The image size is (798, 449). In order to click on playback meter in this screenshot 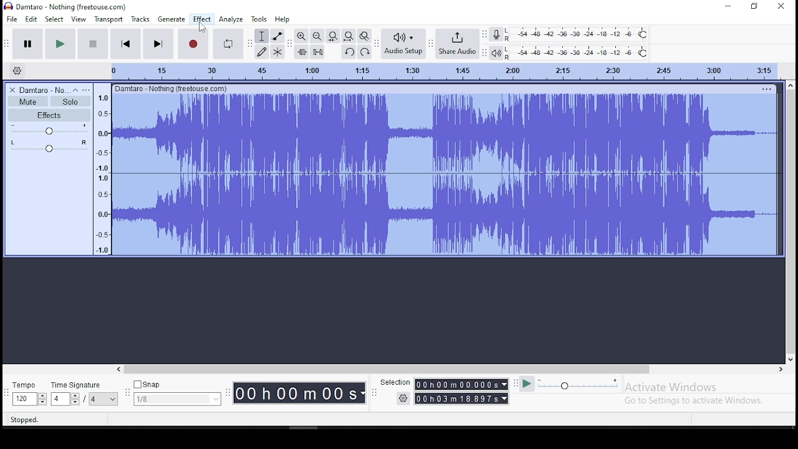, I will do `click(495, 53)`.